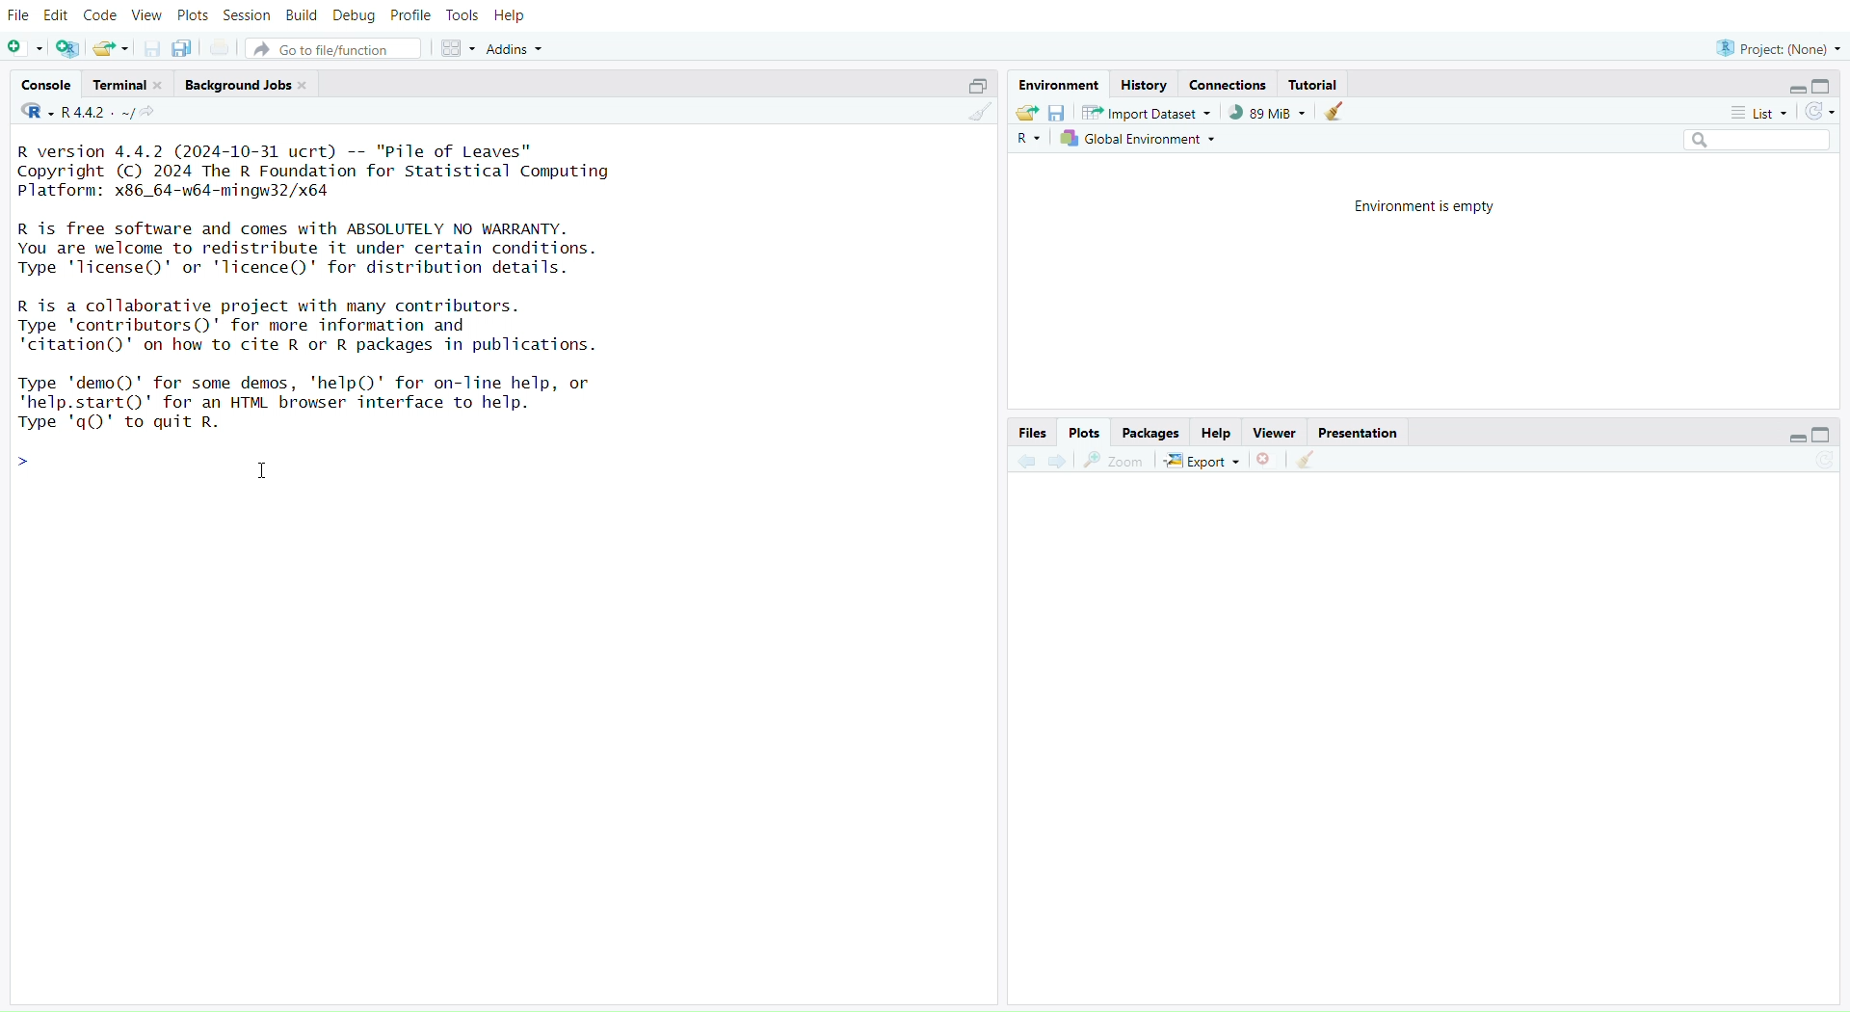 This screenshot has height=1012, width=1850. I want to click on Files, so click(1032, 431).